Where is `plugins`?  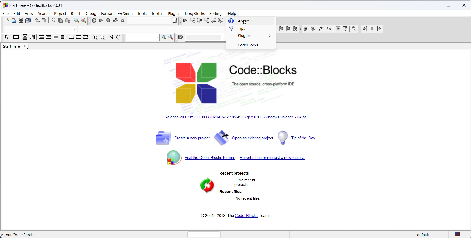 plugins is located at coordinates (173, 13).